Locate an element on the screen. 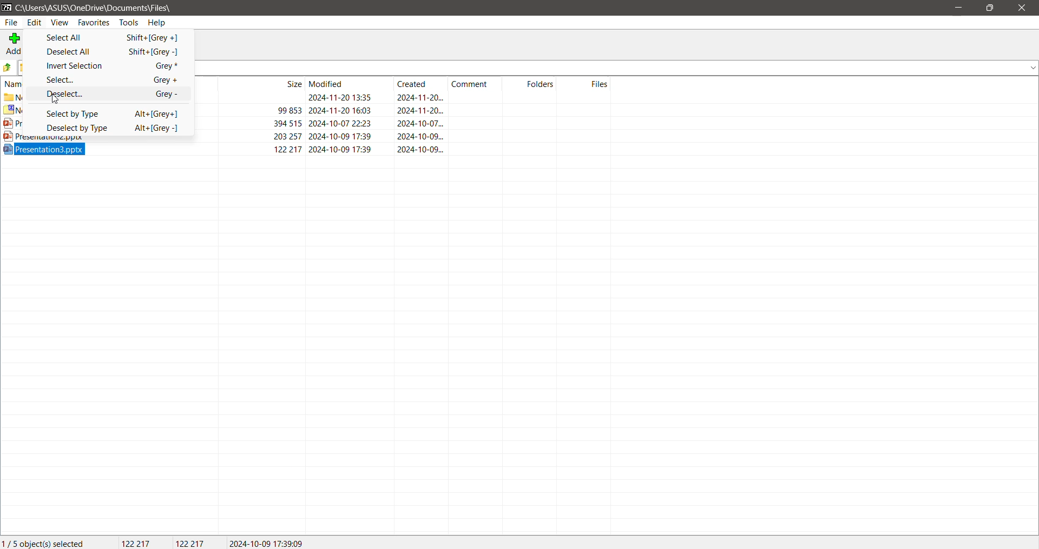 Image resolution: width=1039 pixels, height=549 pixels. Files is located at coordinates (586, 83).